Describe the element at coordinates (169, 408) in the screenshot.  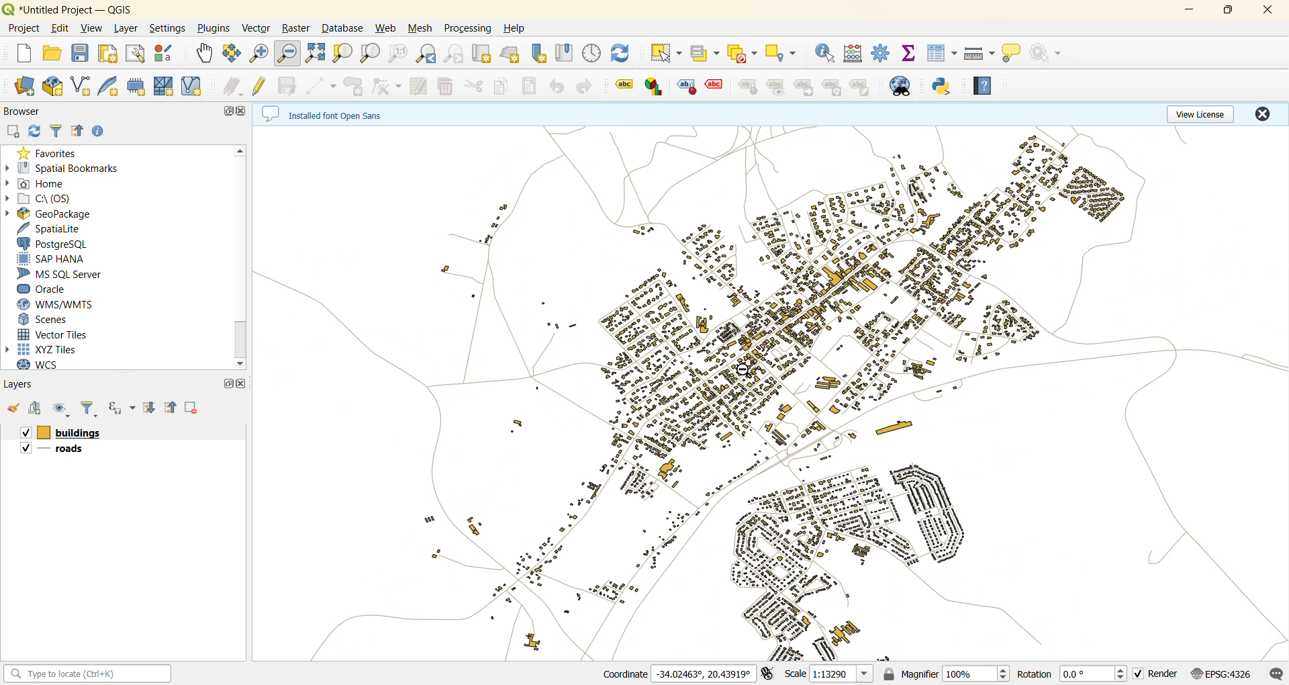
I see `collapse all` at that location.